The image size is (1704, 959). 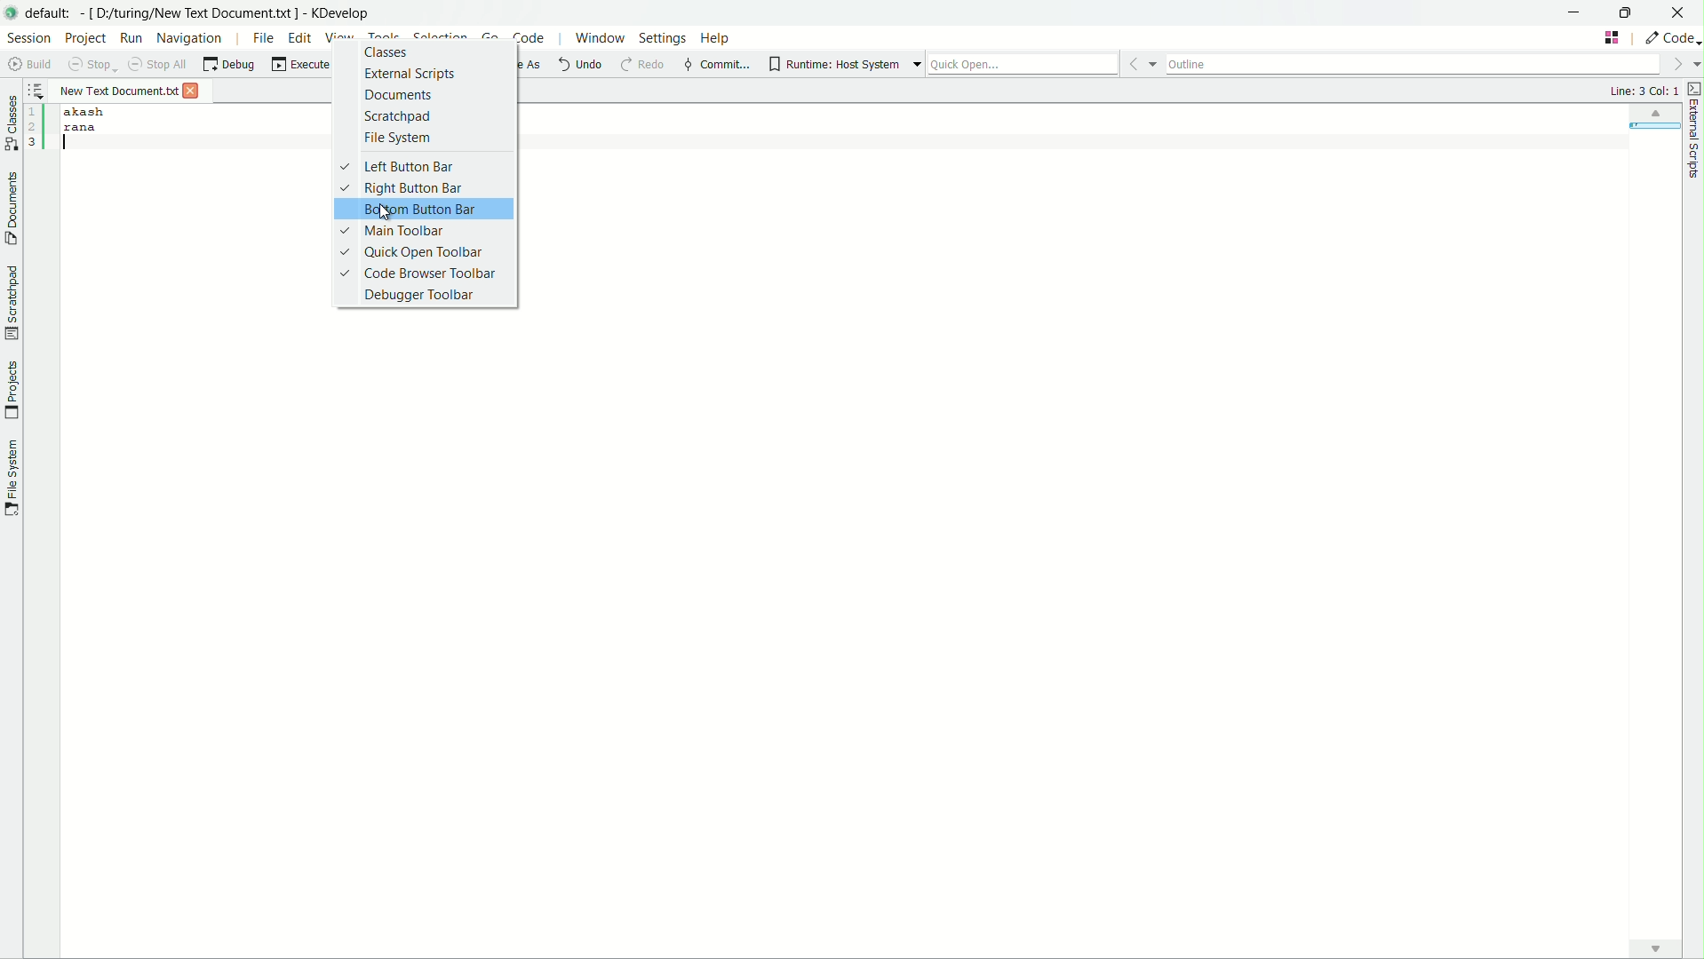 What do you see at coordinates (131, 38) in the screenshot?
I see `run menu` at bounding box center [131, 38].